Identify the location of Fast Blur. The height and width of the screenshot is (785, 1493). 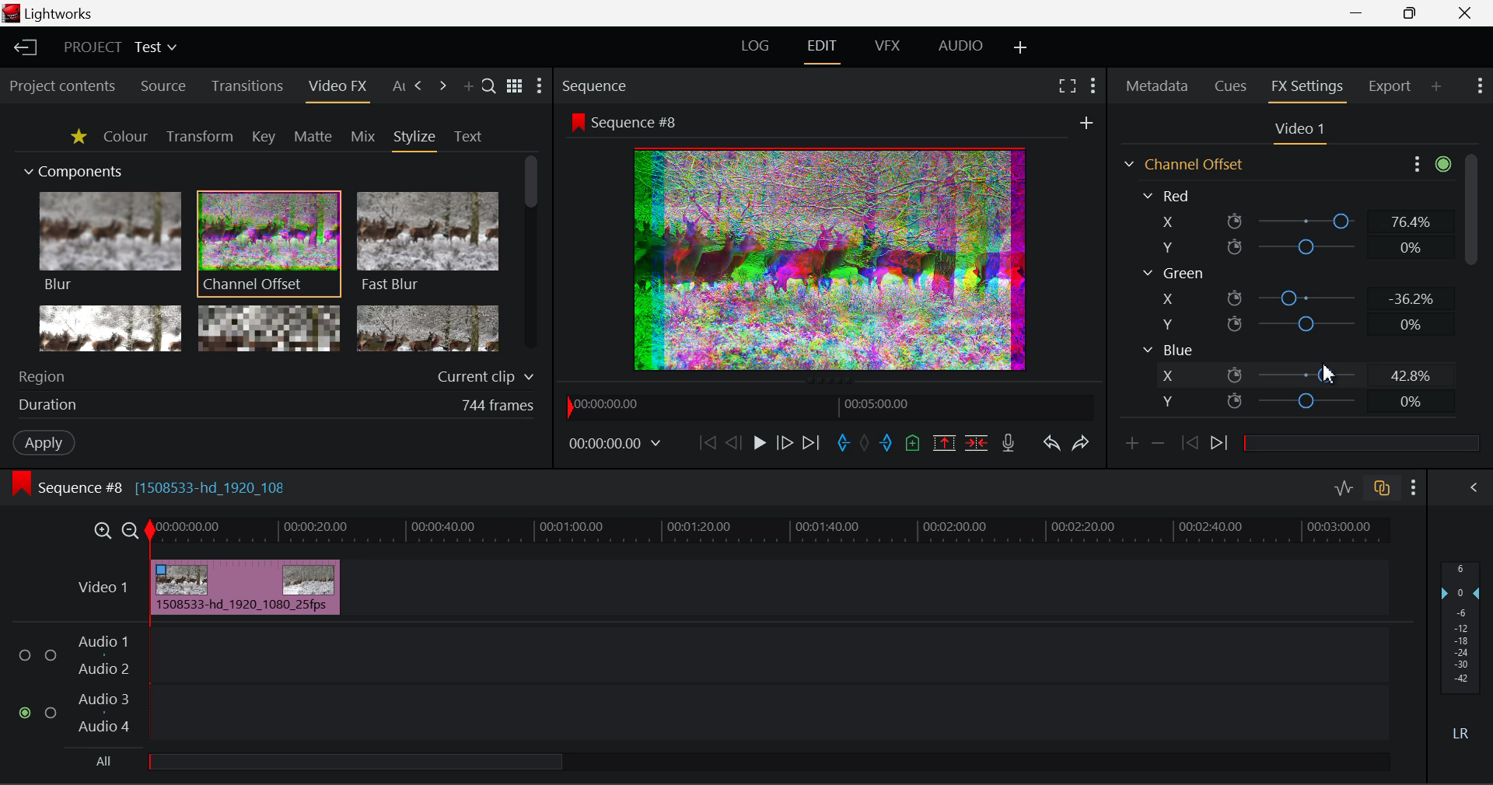
(428, 242).